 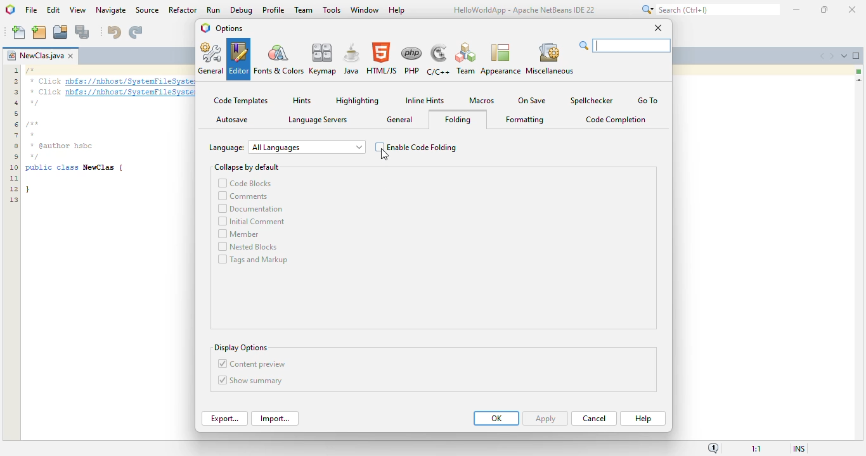 What do you see at coordinates (233, 119) in the screenshot?
I see `autosave` at bounding box center [233, 119].